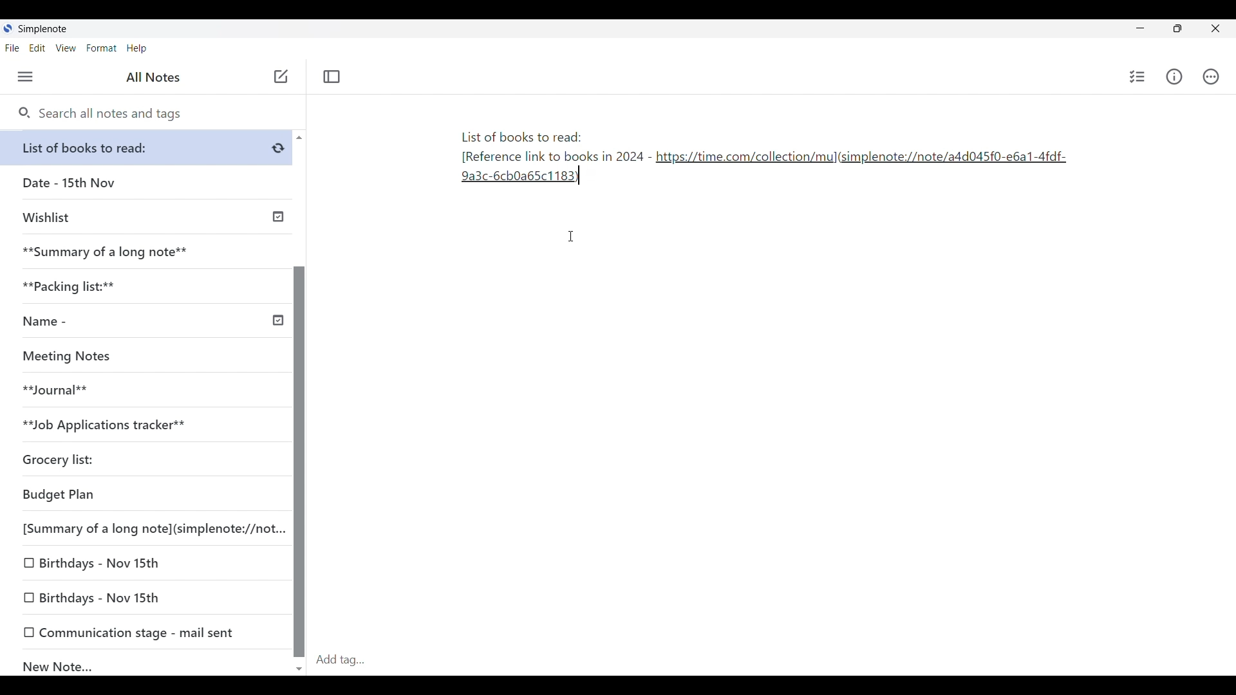 The image size is (1236, 695). I want to click on **Summary of a long note**, so click(146, 252).